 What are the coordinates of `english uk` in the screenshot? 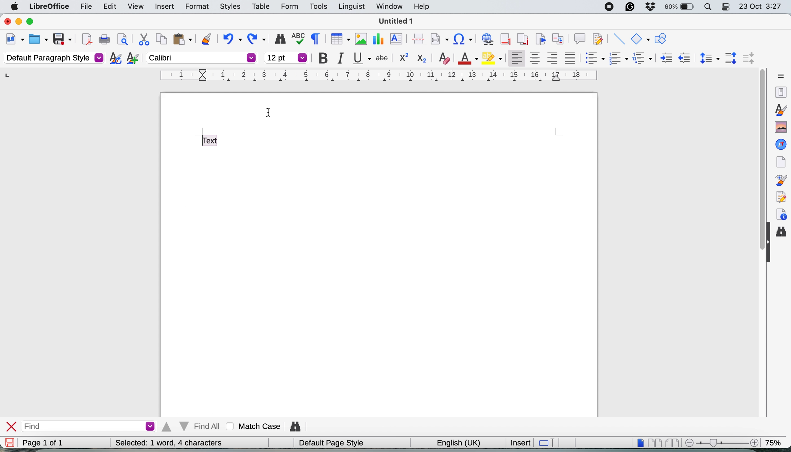 It's located at (455, 442).